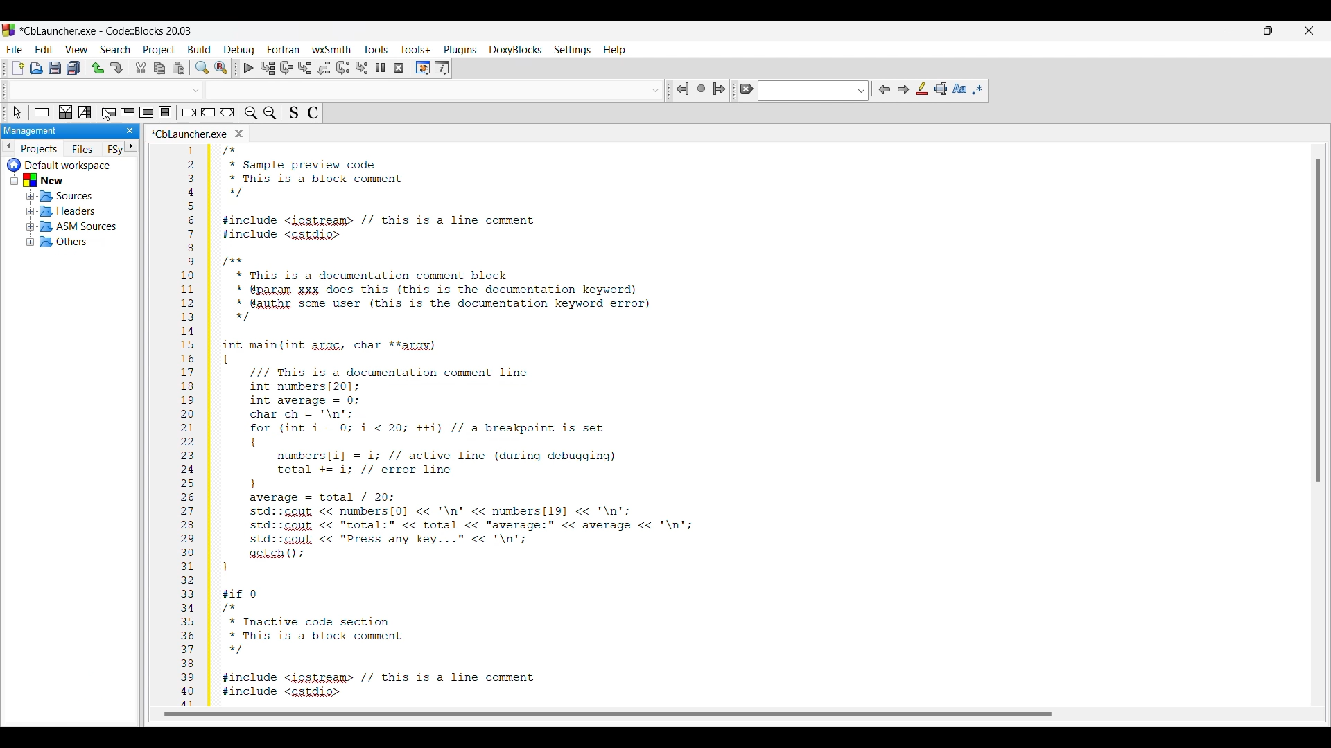 The height and width of the screenshot is (748, 1331). I want to click on calculate , so click(233, 133).